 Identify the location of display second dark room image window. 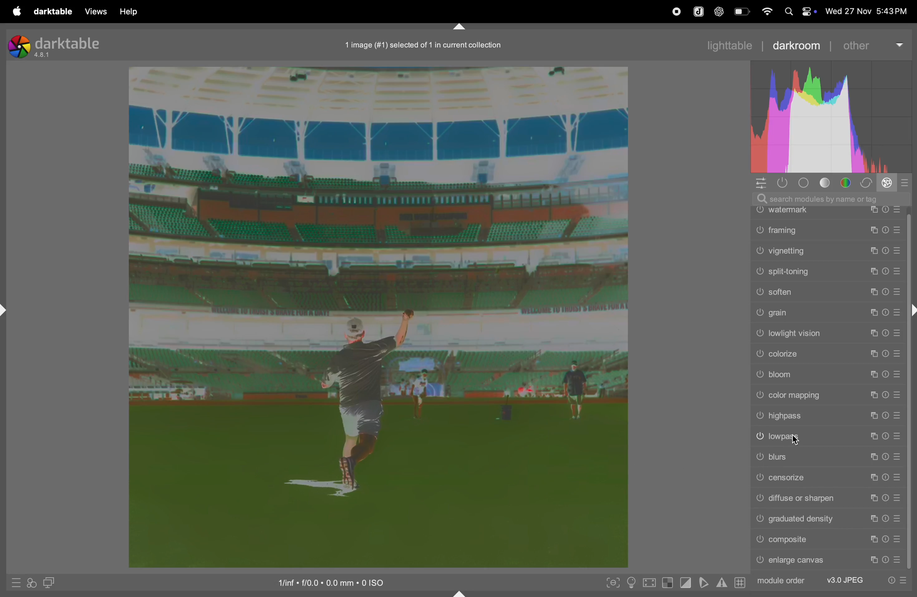
(53, 583).